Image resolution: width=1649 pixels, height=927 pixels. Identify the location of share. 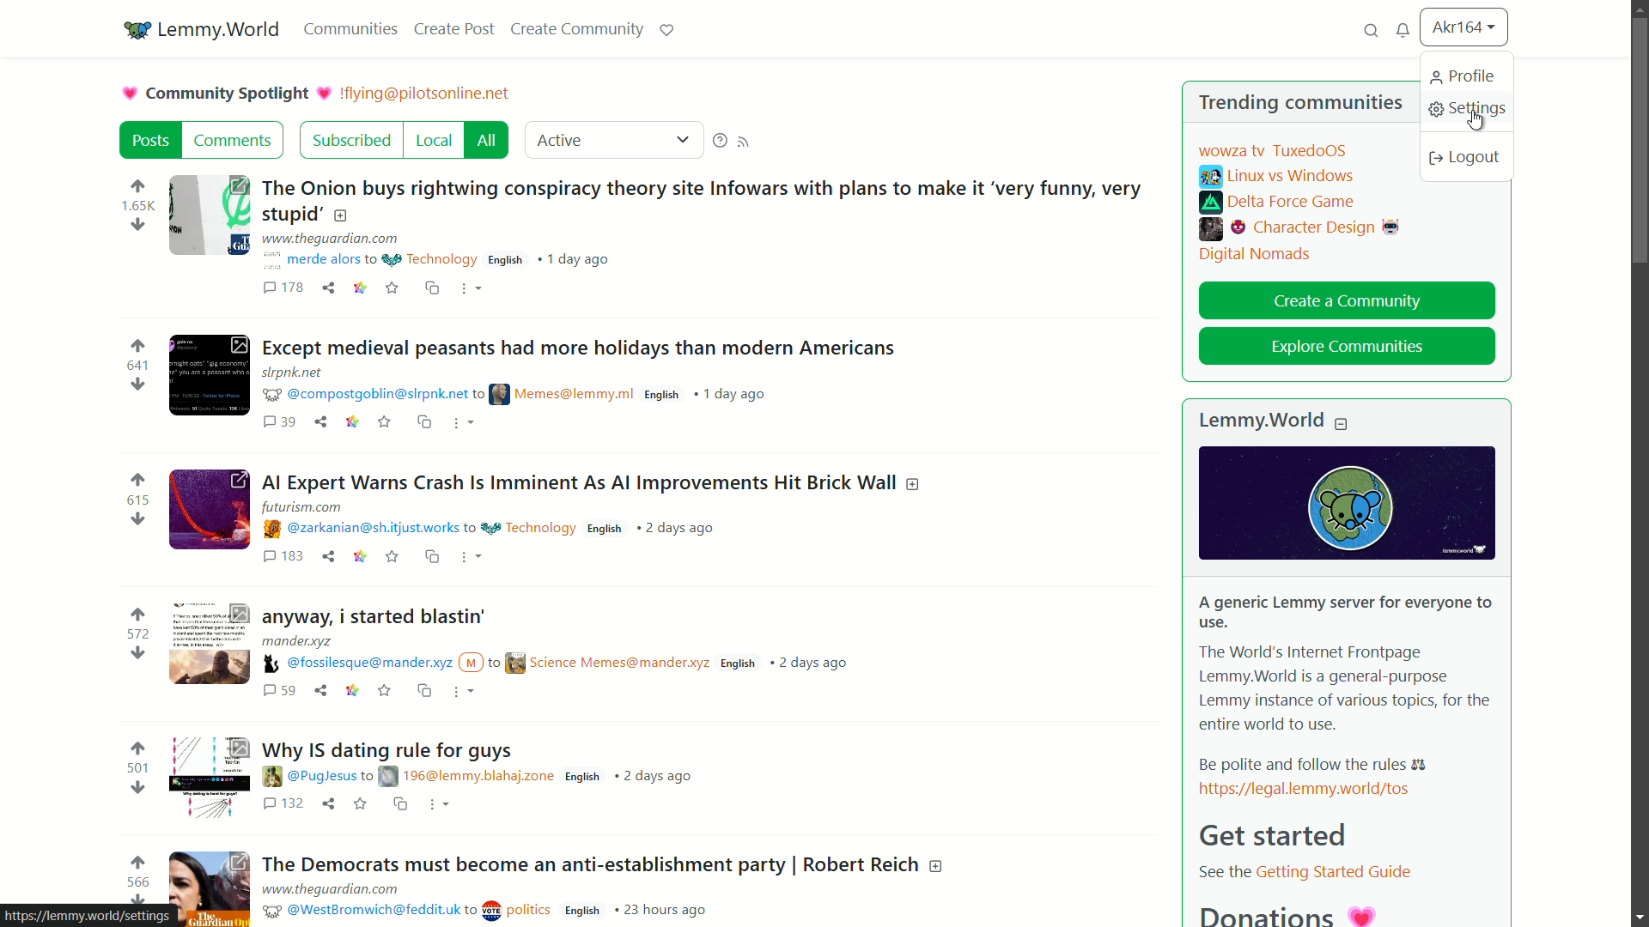
(319, 420).